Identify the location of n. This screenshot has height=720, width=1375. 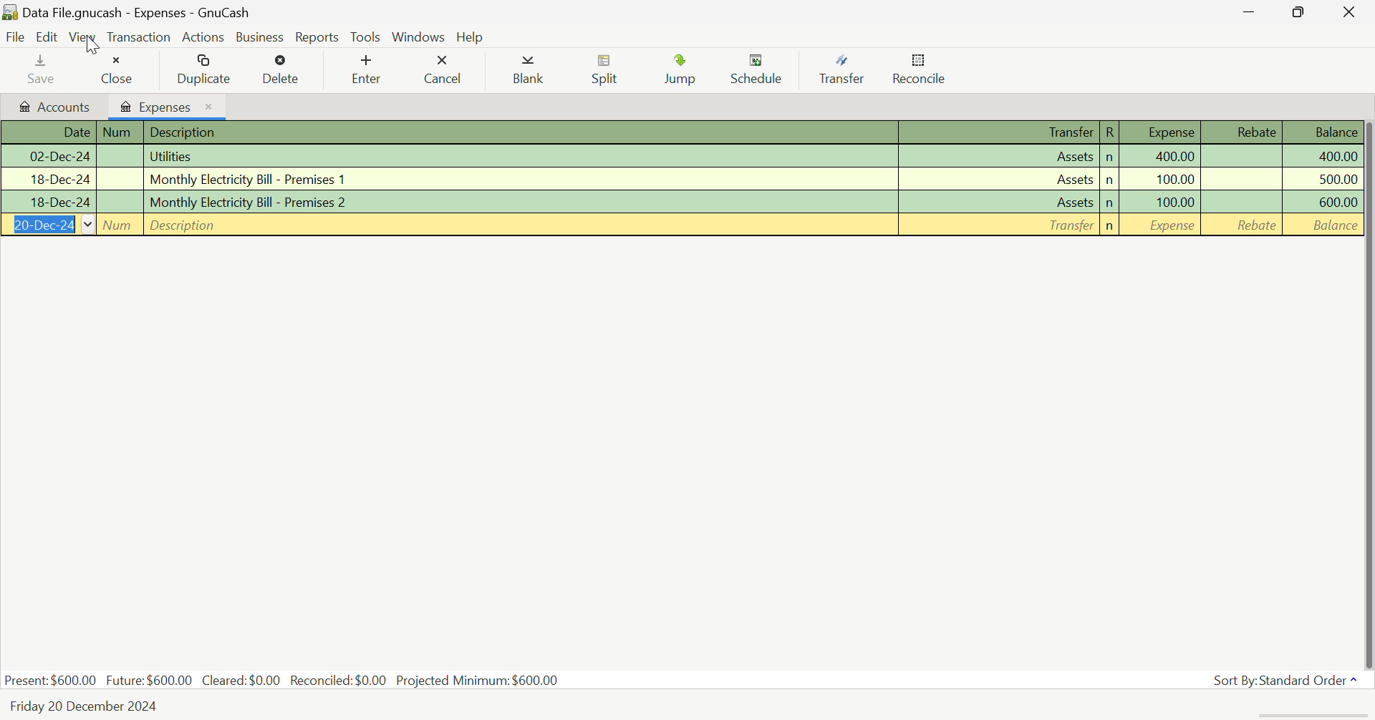
(1109, 204).